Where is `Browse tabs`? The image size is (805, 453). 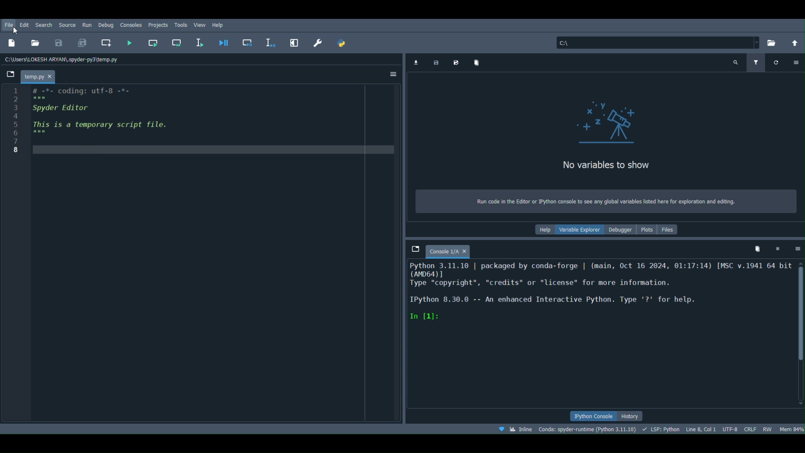
Browse tabs is located at coordinates (10, 75).